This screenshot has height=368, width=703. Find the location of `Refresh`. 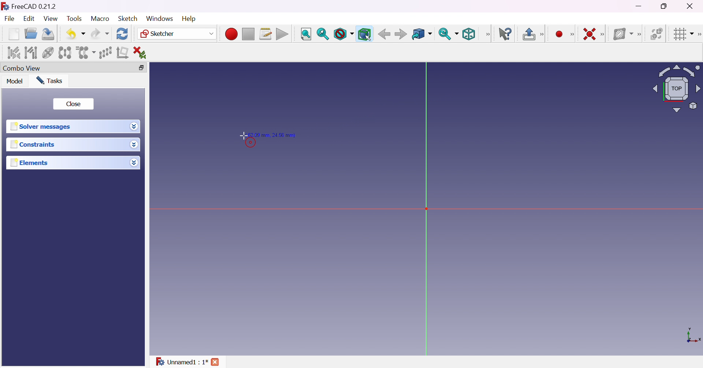

Refresh is located at coordinates (122, 33).